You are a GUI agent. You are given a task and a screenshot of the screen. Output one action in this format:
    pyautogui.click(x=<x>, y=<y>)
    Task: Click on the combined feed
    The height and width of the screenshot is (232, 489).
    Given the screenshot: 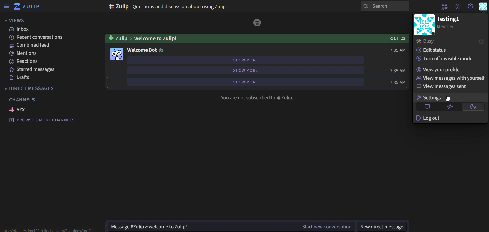 What is the action you would take?
    pyautogui.click(x=30, y=45)
    